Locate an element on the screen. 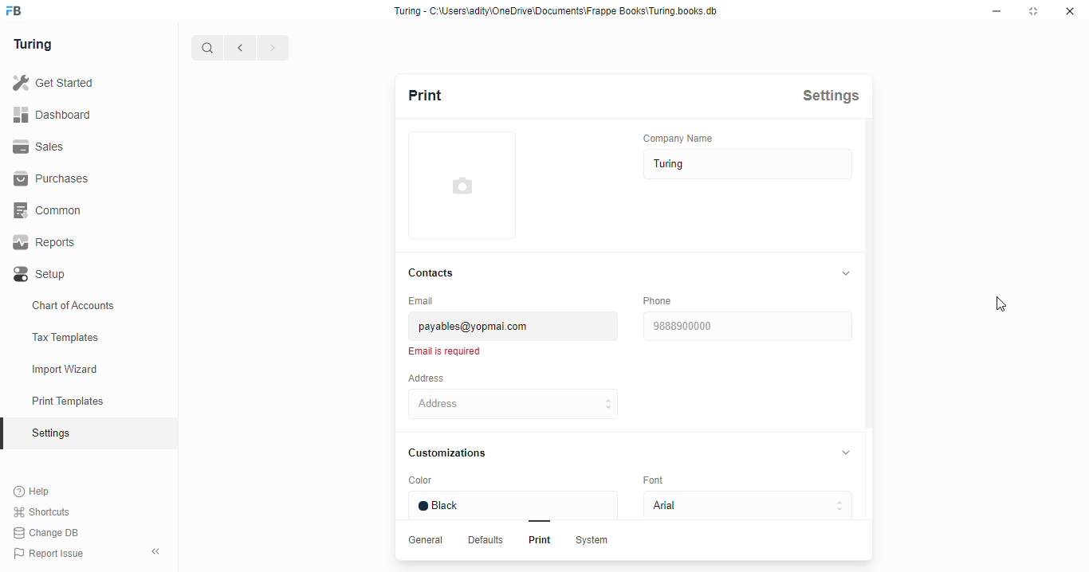  ‘Phone is located at coordinates (659, 300).